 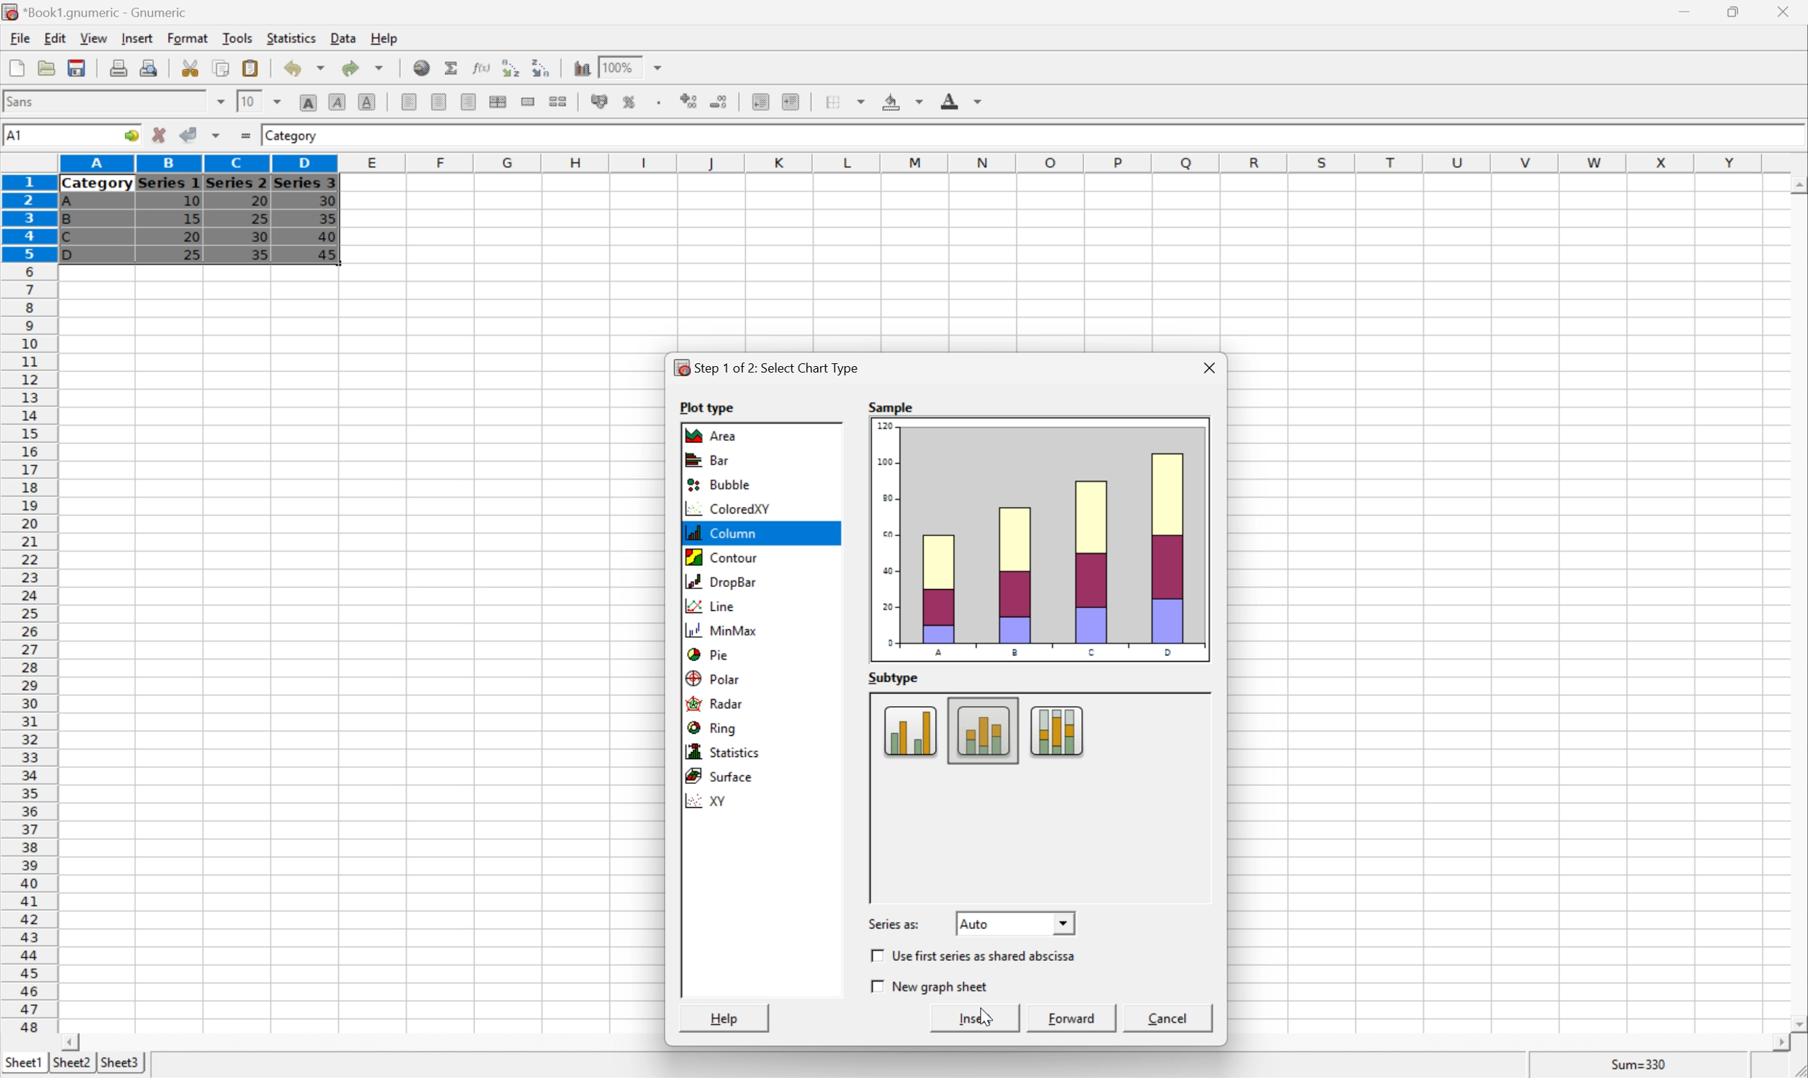 What do you see at coordinates (27, 603) in the screenshot?
I see `Row numbers` at bounding box center [27, 603].